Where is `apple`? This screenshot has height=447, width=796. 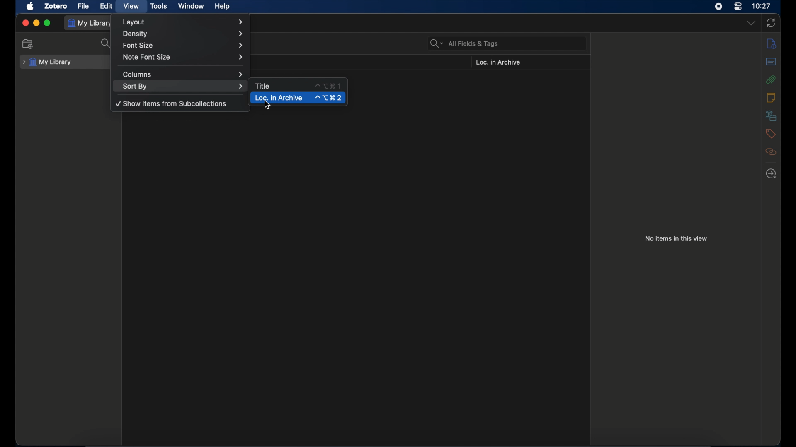 apple is located at coordinates (30, 7).